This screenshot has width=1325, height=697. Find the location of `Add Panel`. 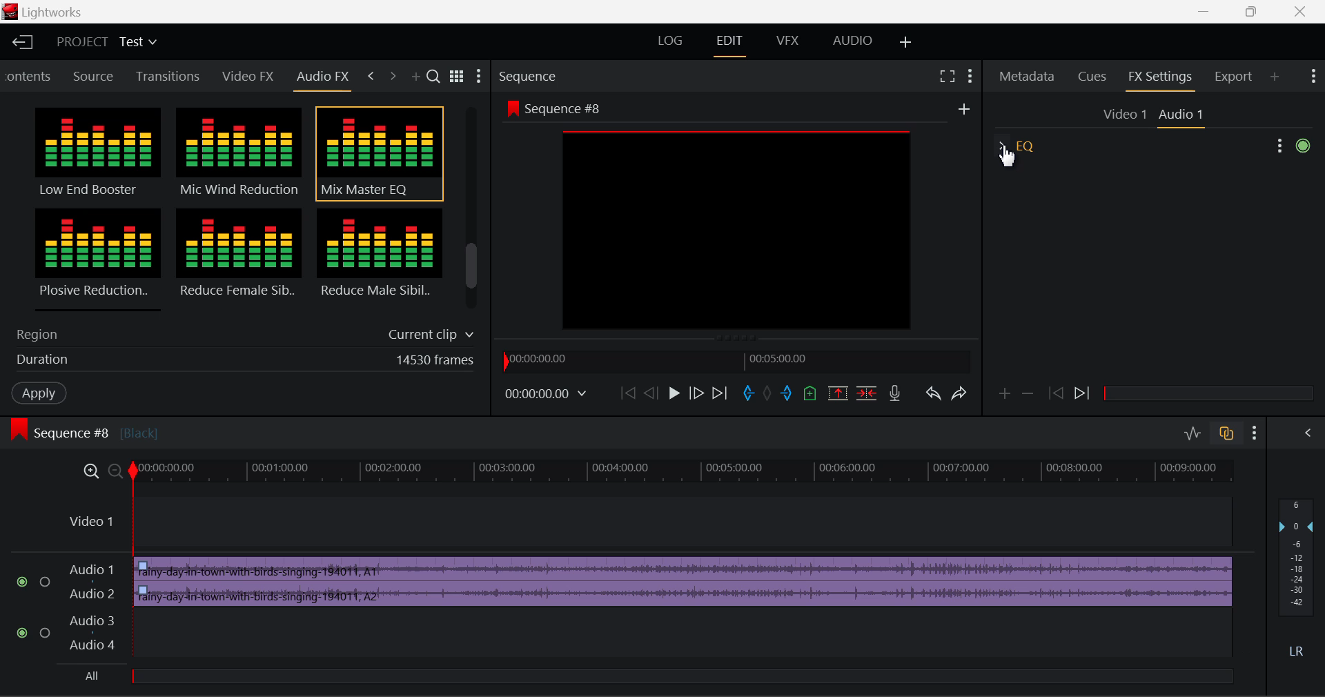

Add Panel is located at coordinates (418, 78).